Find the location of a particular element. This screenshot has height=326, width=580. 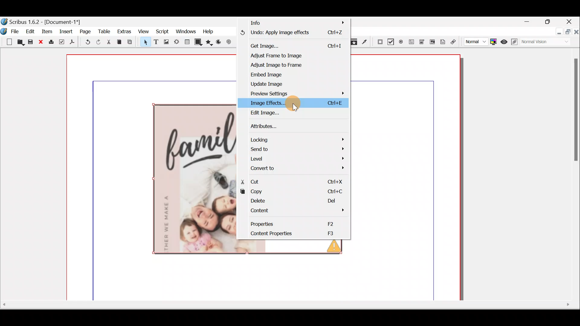

Visual appearance is located at coordinates (540, 42).